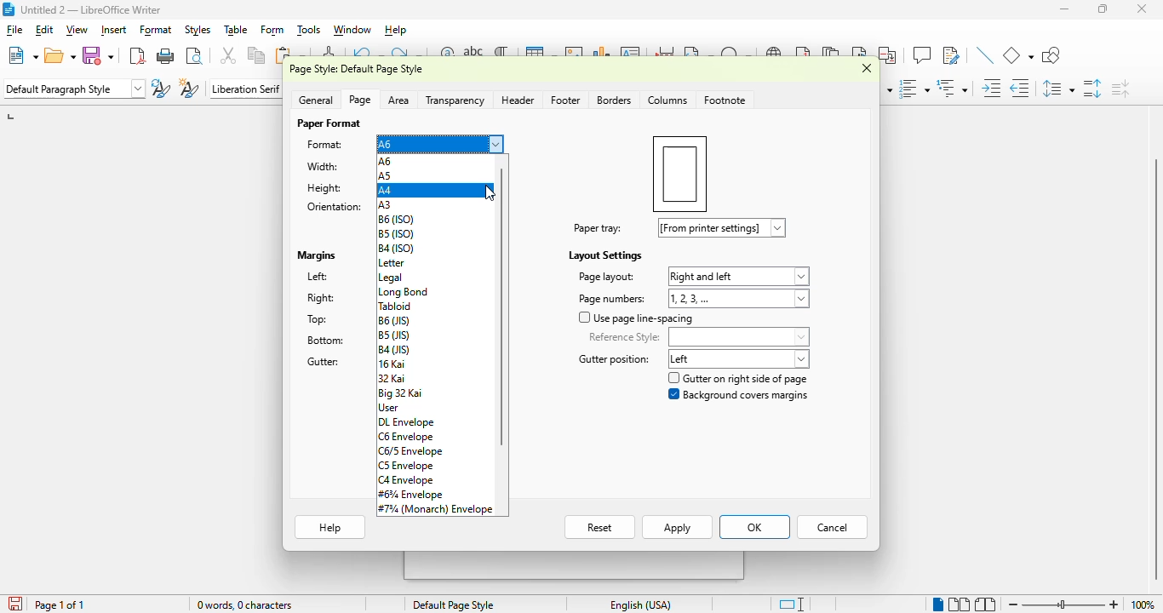 Image resolution: width=1163 pixels, height=613 pixels. Describe the element at coordinates (564, 100) in the screenshot. I see `footer` at that location.